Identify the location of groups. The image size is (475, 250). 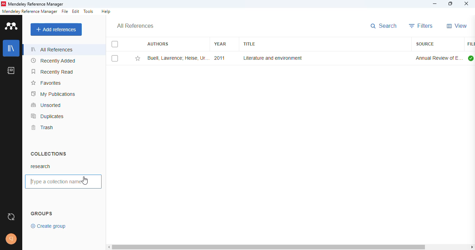
(42, 213).